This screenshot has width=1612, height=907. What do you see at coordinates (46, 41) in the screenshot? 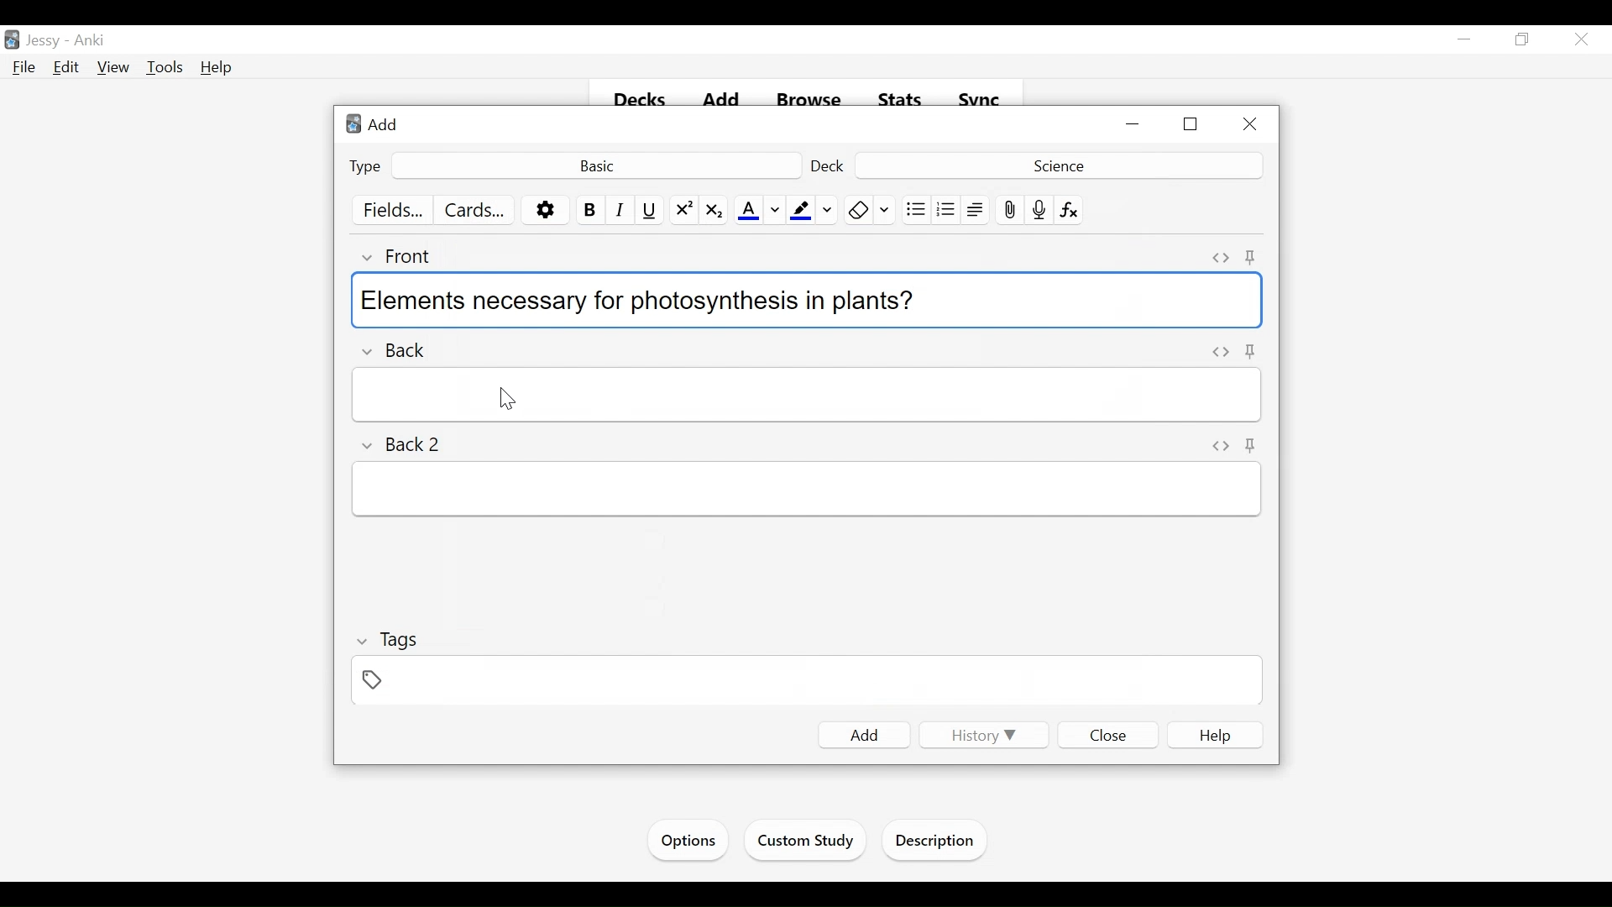
I see `User Name` at bounding box center [46, 41].